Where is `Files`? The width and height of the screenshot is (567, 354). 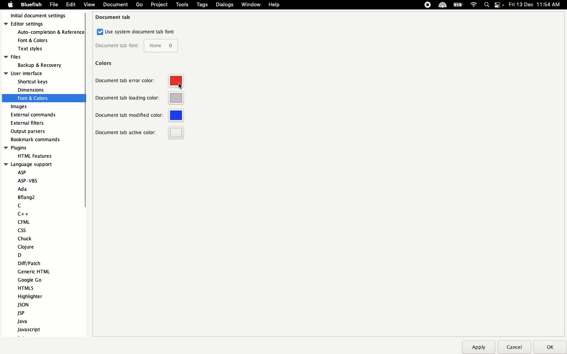 Files is located at coordinates (33, 57).